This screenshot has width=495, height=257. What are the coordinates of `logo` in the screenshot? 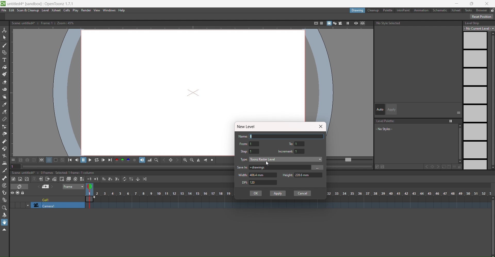 It's located at (3, 4).